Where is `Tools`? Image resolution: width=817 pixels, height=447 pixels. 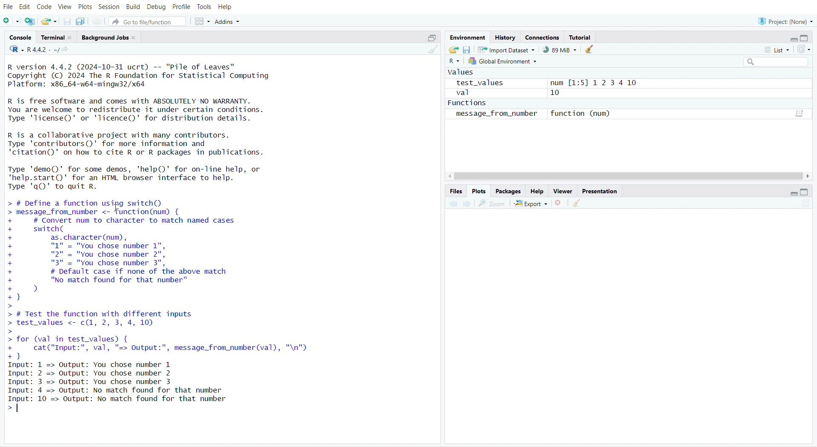
Tools is located at coordinates (206, 7).